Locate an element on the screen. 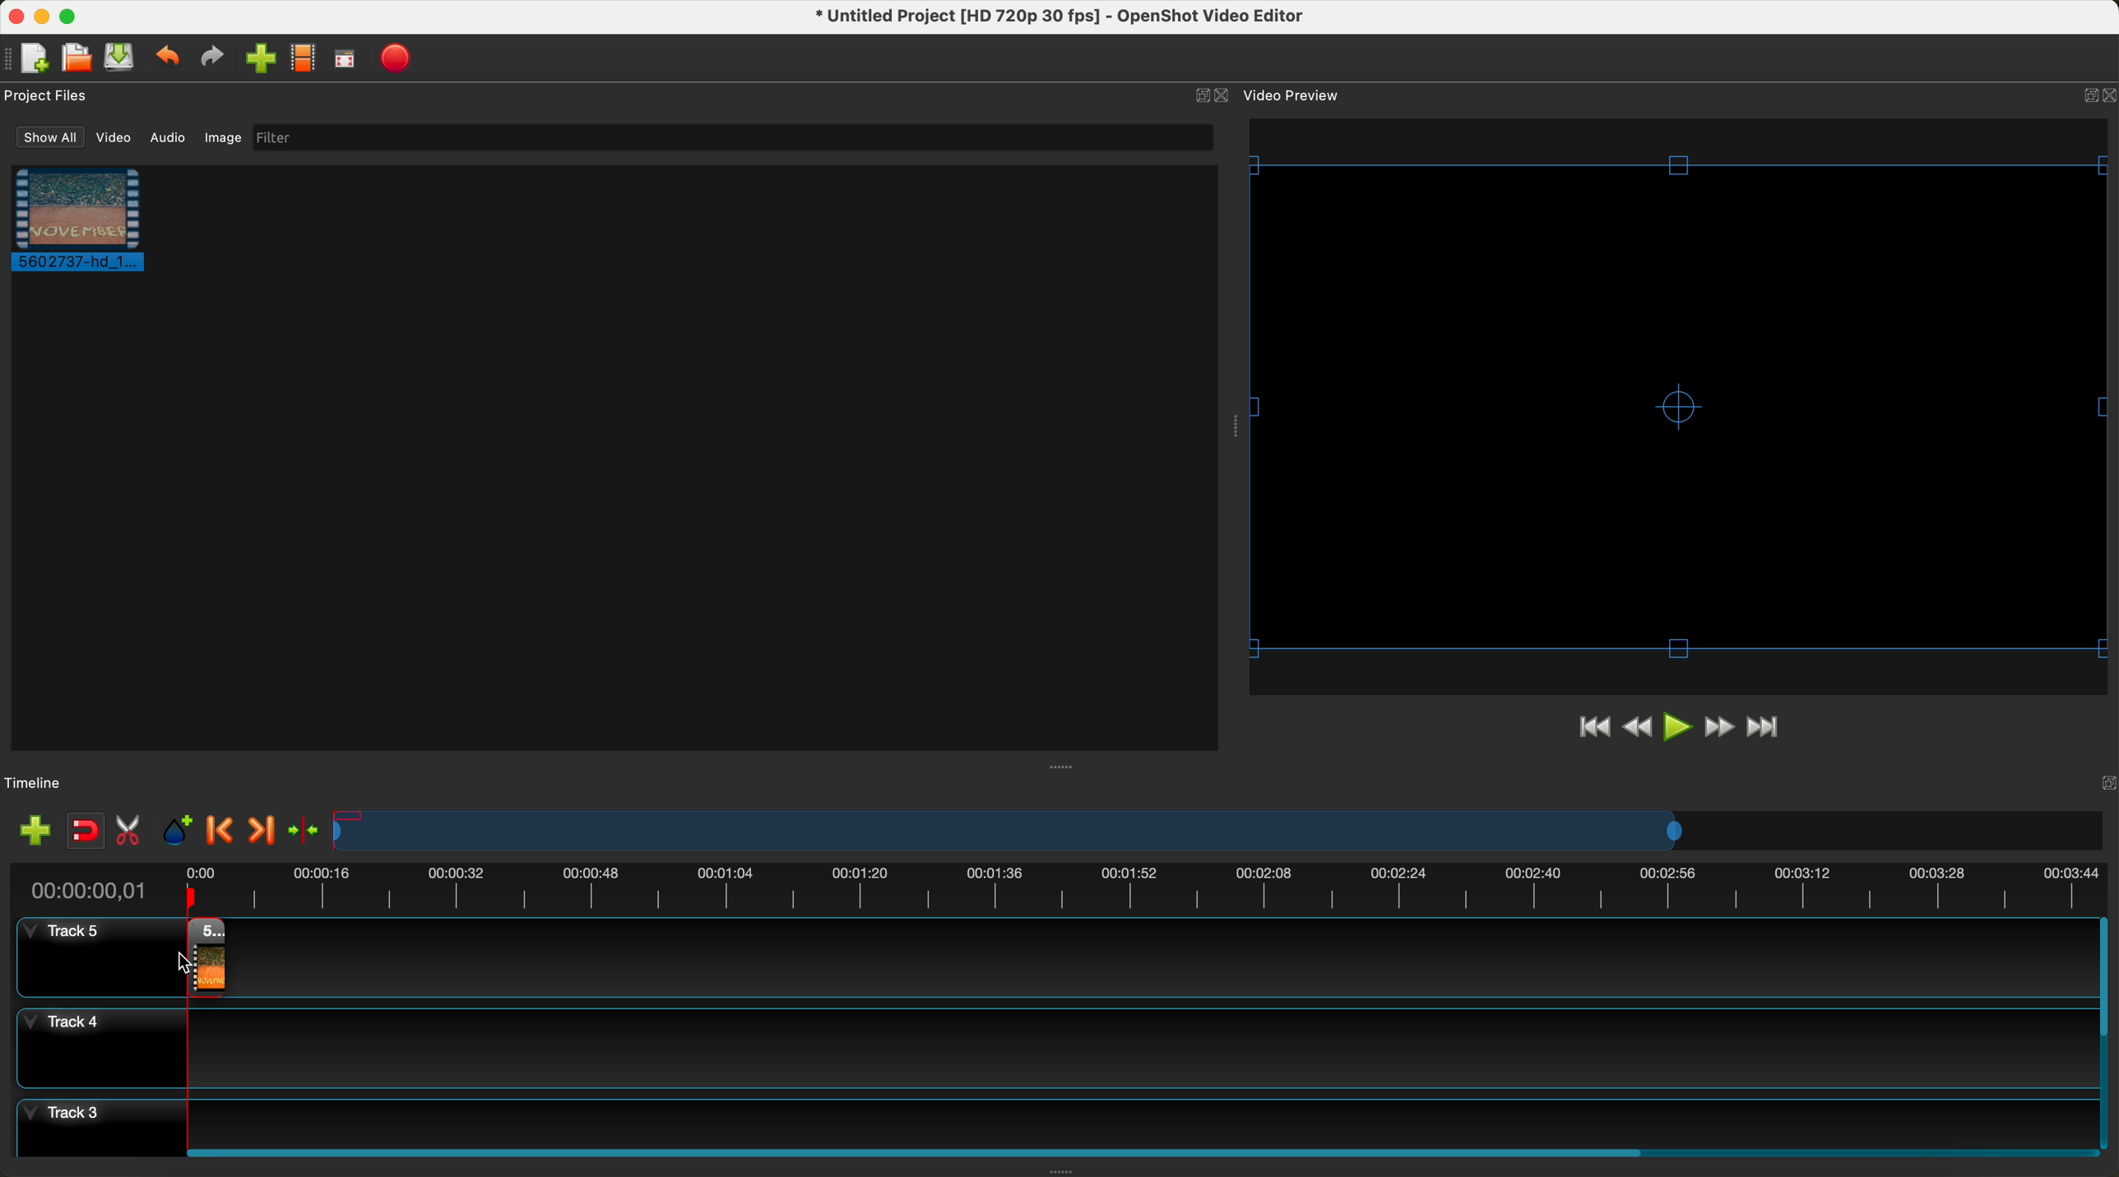 The height and width of the screenshot is (1177, 2119). jump to end is located at coordinates (1774, 730).